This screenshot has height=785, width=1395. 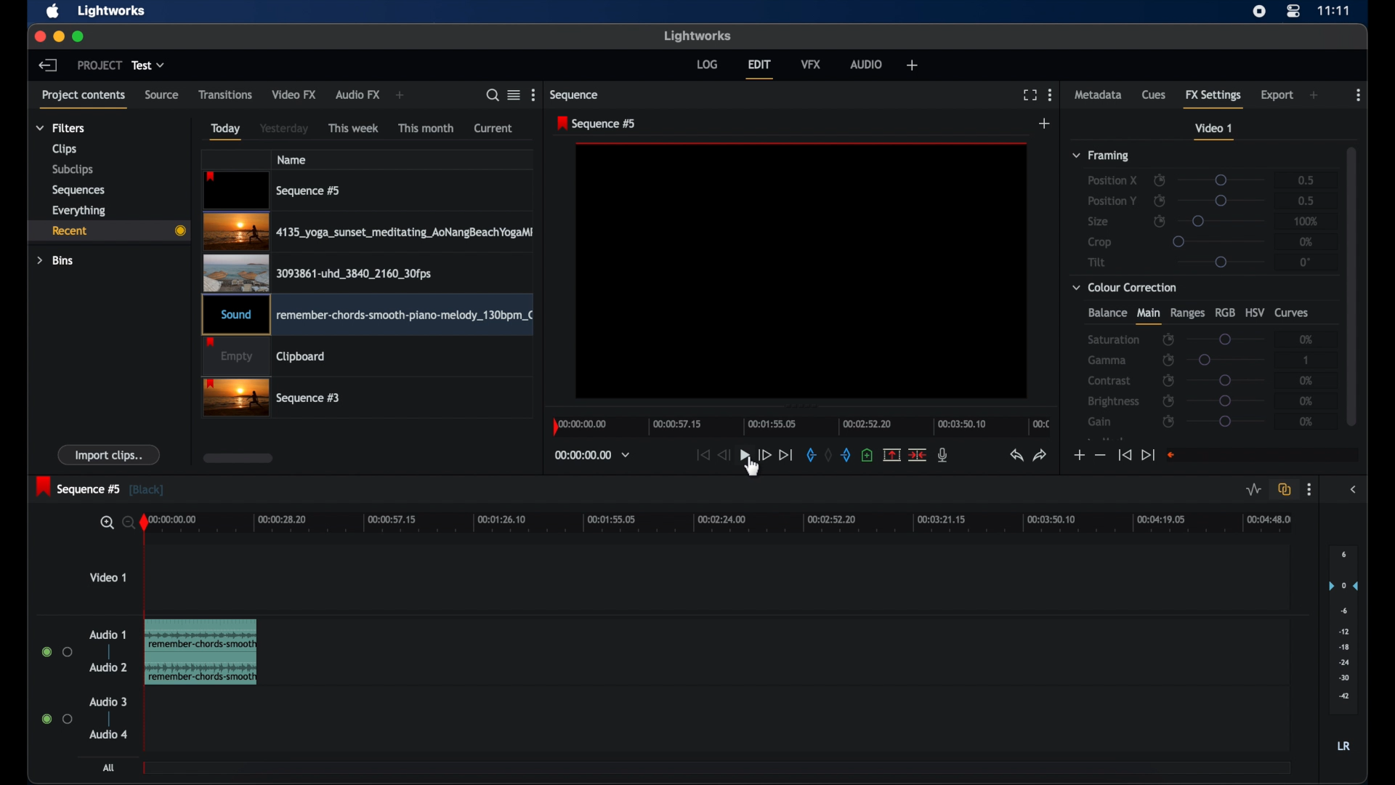 I want to click on import clips, so click(x=109, y=454).